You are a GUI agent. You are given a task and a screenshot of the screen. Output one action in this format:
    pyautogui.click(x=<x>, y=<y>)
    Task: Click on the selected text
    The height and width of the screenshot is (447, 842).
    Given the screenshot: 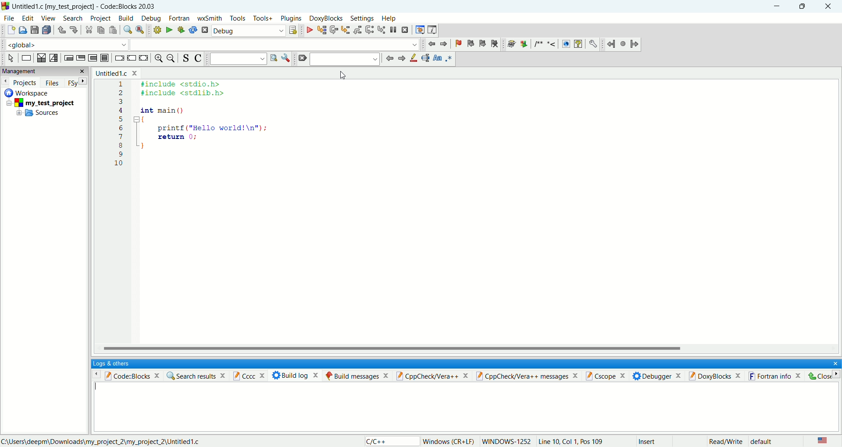 What is the action you would take?
    pyautogui.click(x=425, y=58)
    